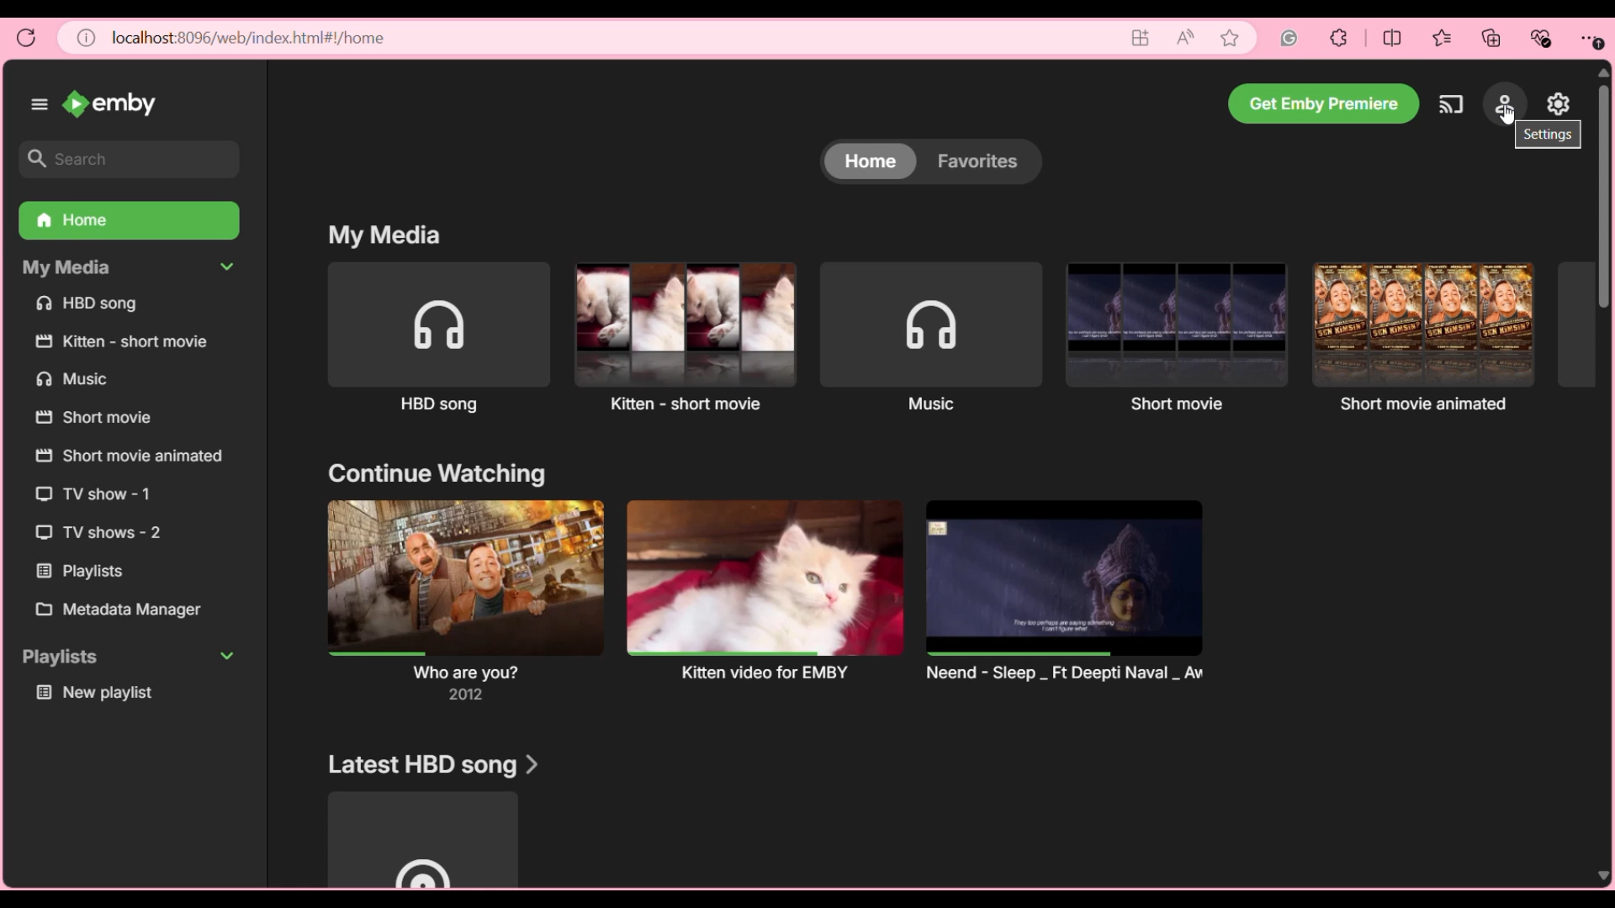 Image resolution: width=1615 pixels, height=908 pixels. What do you see at coordinates (928, 339) in the screenshot?
I see `music` at bounding box center [928, 339].